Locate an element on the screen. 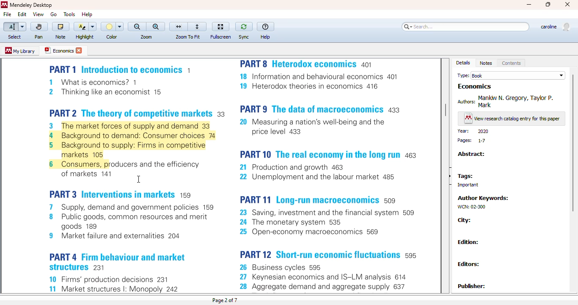  year: 2020 is located at coordinates (473, 131).